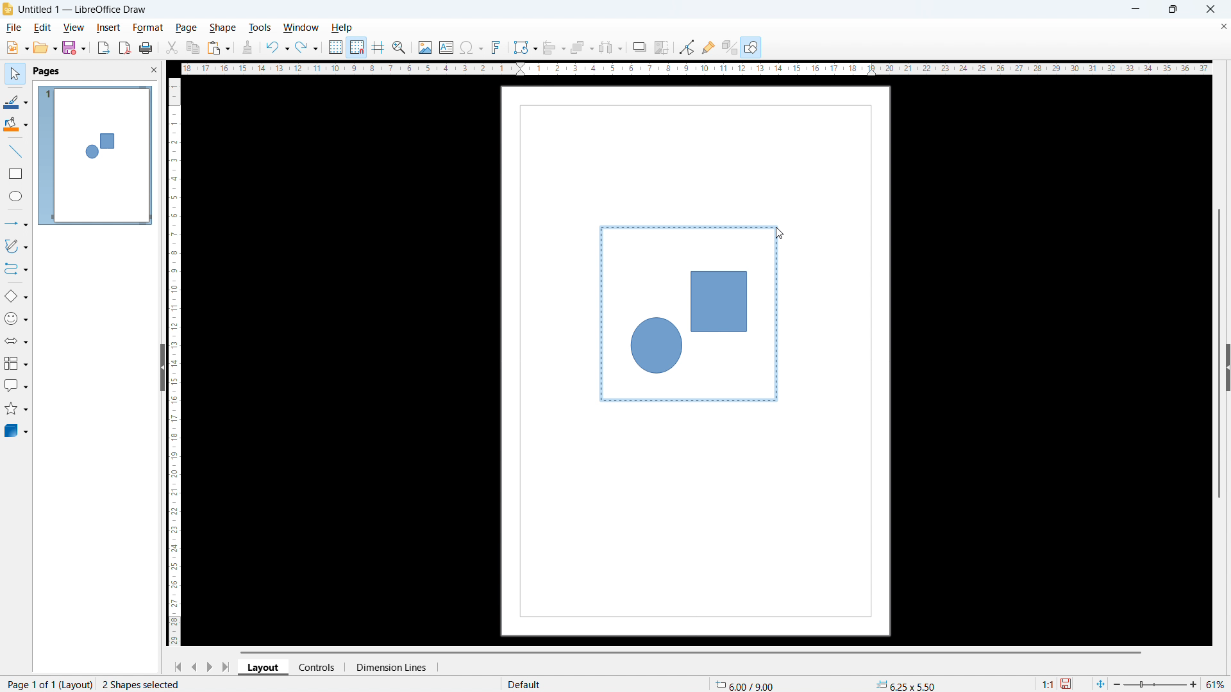 Image resolution: width=1231 pixels, height=692 pixels. I want to click on page display, so click(97, 156).